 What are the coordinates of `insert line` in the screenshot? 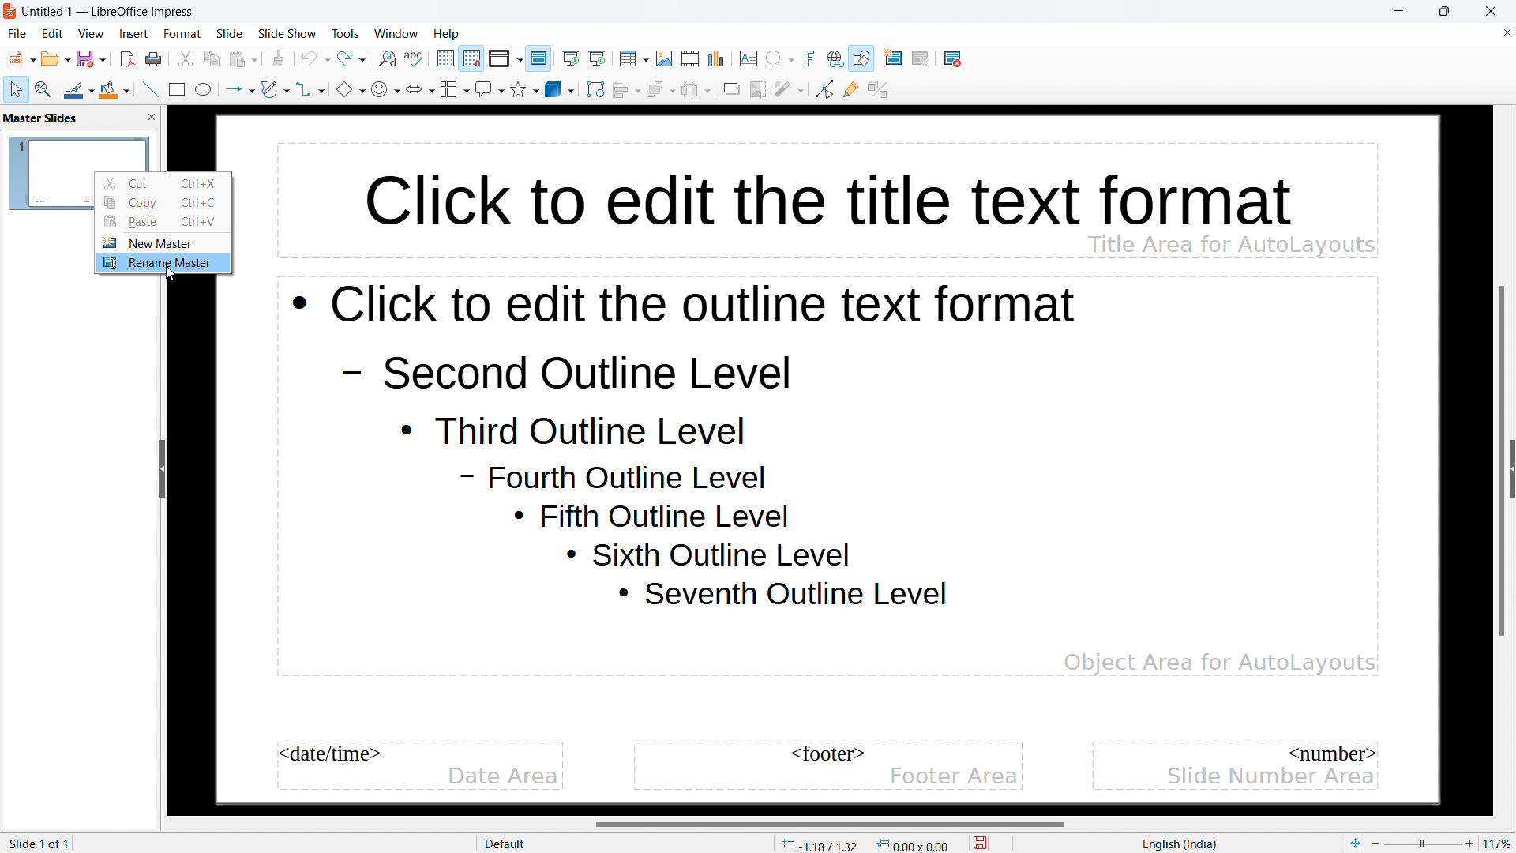 It's located at (150, 88).